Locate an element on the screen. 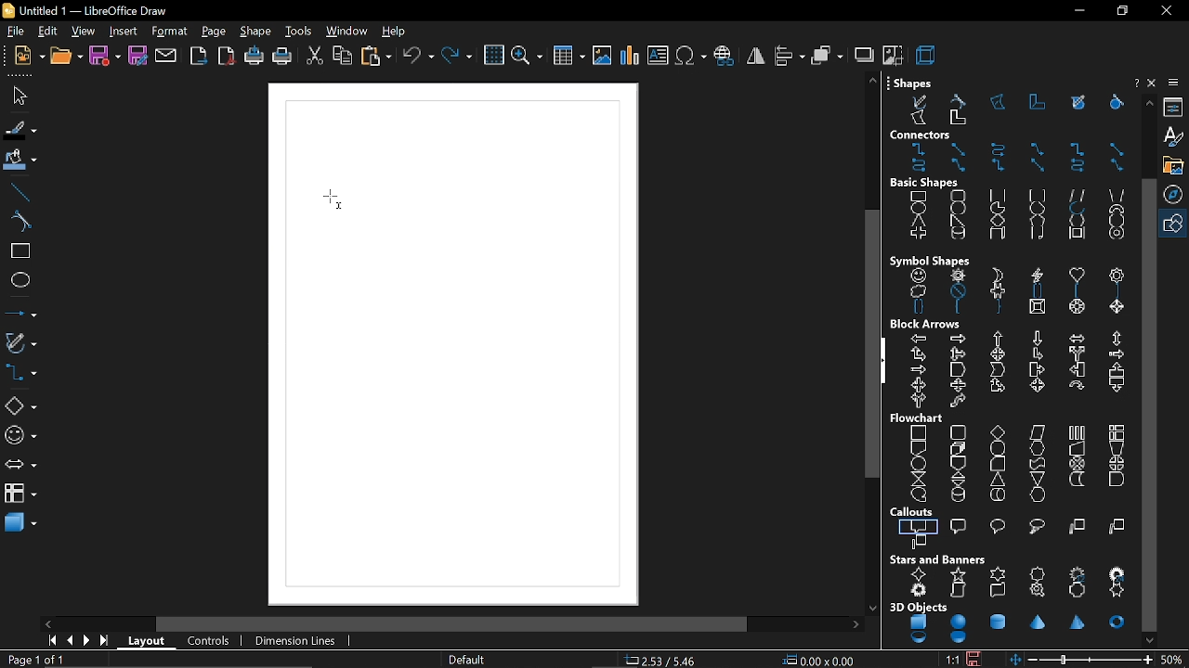  sidebar settings is located at coordinates (1174, 84).